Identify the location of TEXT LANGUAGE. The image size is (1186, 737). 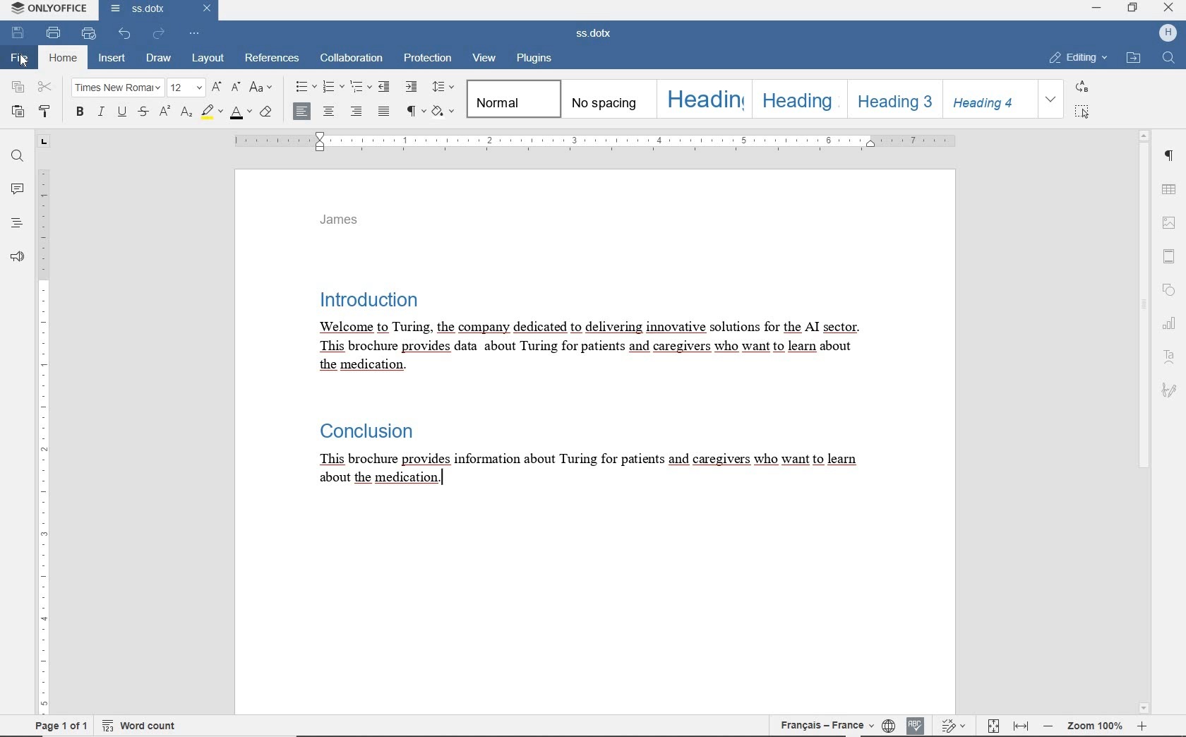
(824, 724).